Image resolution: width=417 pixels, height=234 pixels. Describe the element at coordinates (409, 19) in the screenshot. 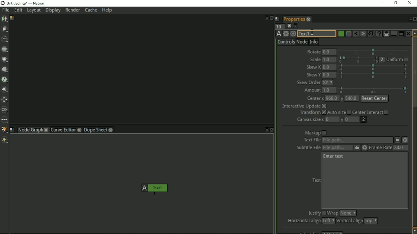

I see `Float pane` at that location.